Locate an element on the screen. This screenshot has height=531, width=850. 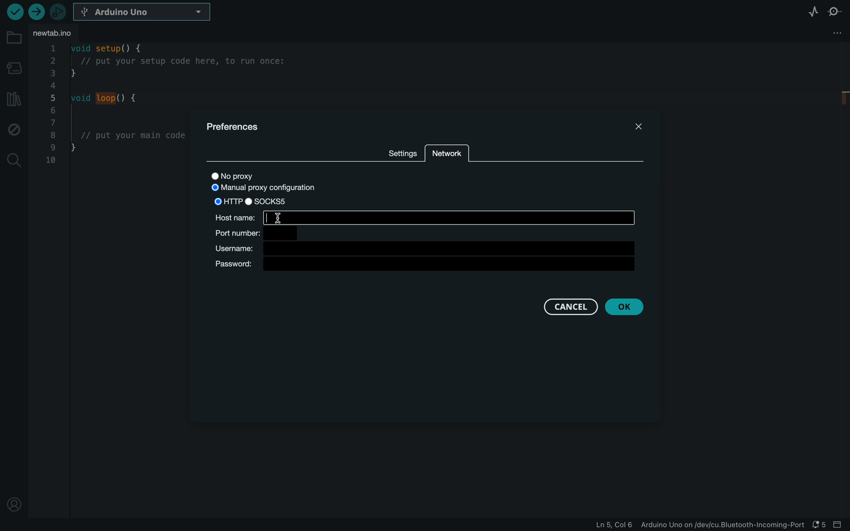
file information is located at coordinates (699, 525).